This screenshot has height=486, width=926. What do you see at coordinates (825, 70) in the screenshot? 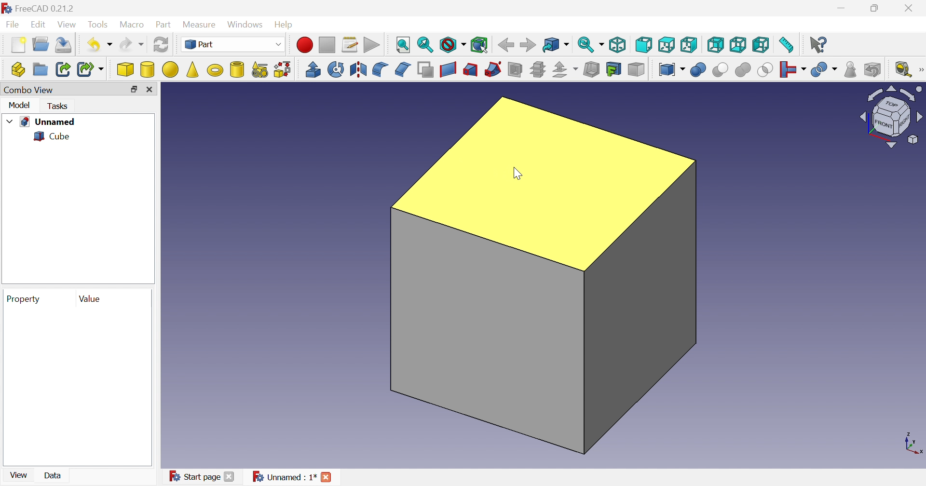
I see `Split objects` at bounding box center [825, 70].